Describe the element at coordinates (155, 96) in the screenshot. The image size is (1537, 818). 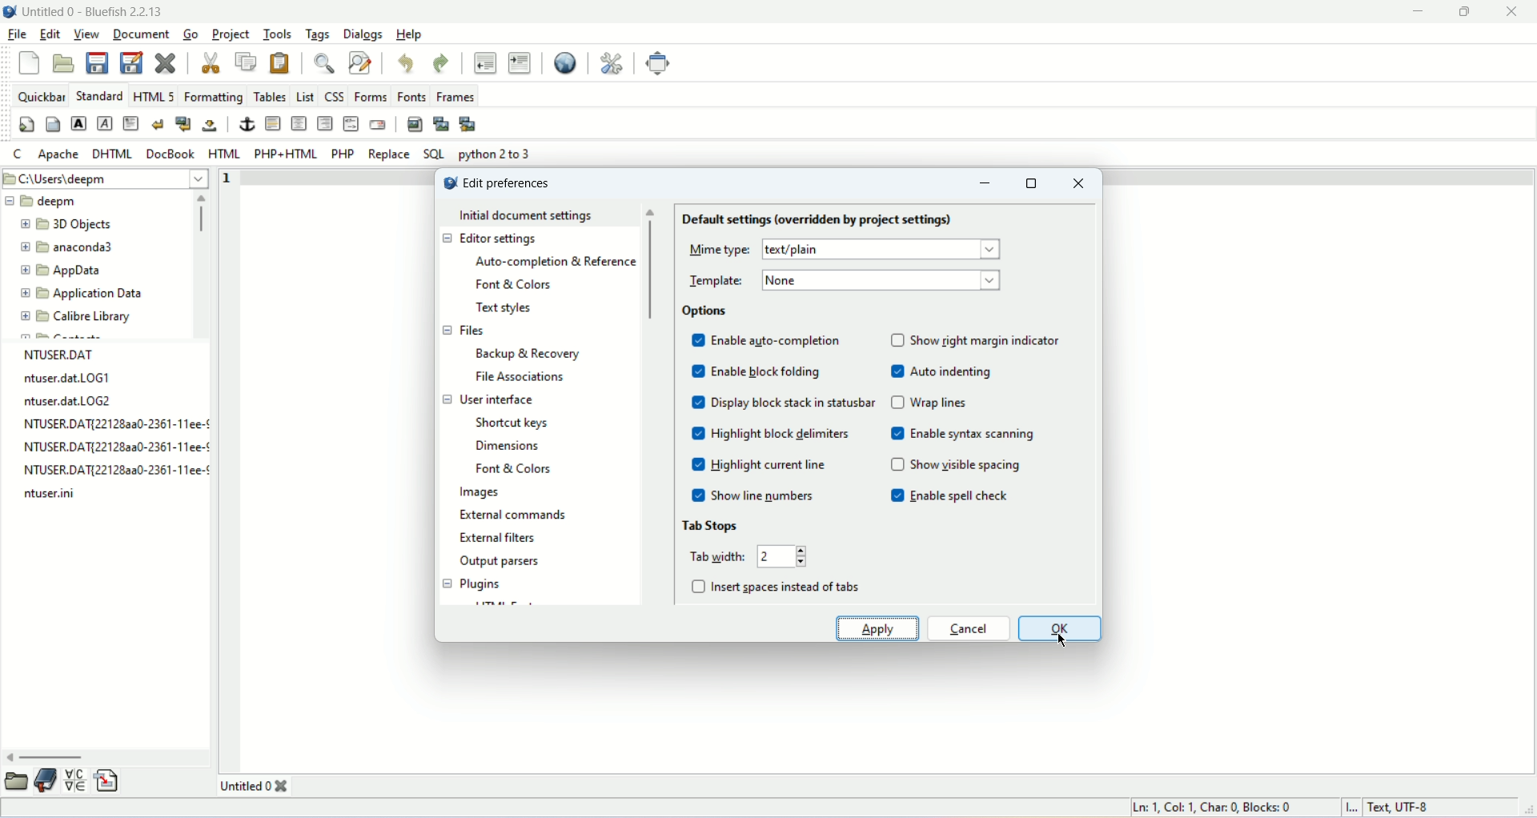
I see `HTML 5` at that location.